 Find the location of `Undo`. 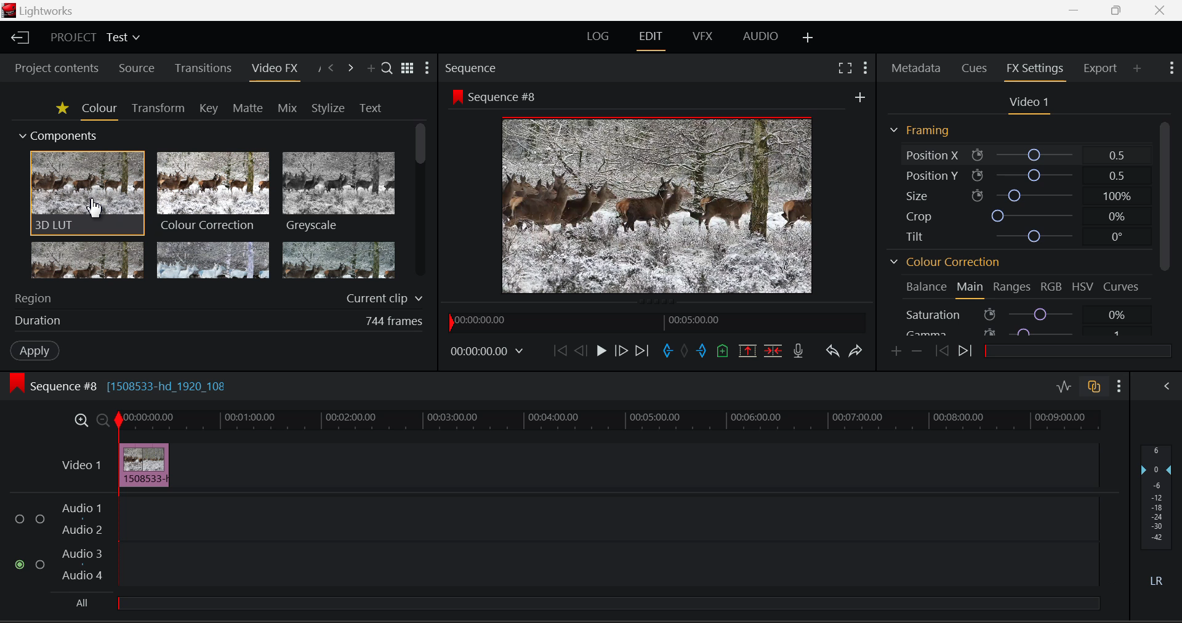

Undo is located at coordinates (834, 353).